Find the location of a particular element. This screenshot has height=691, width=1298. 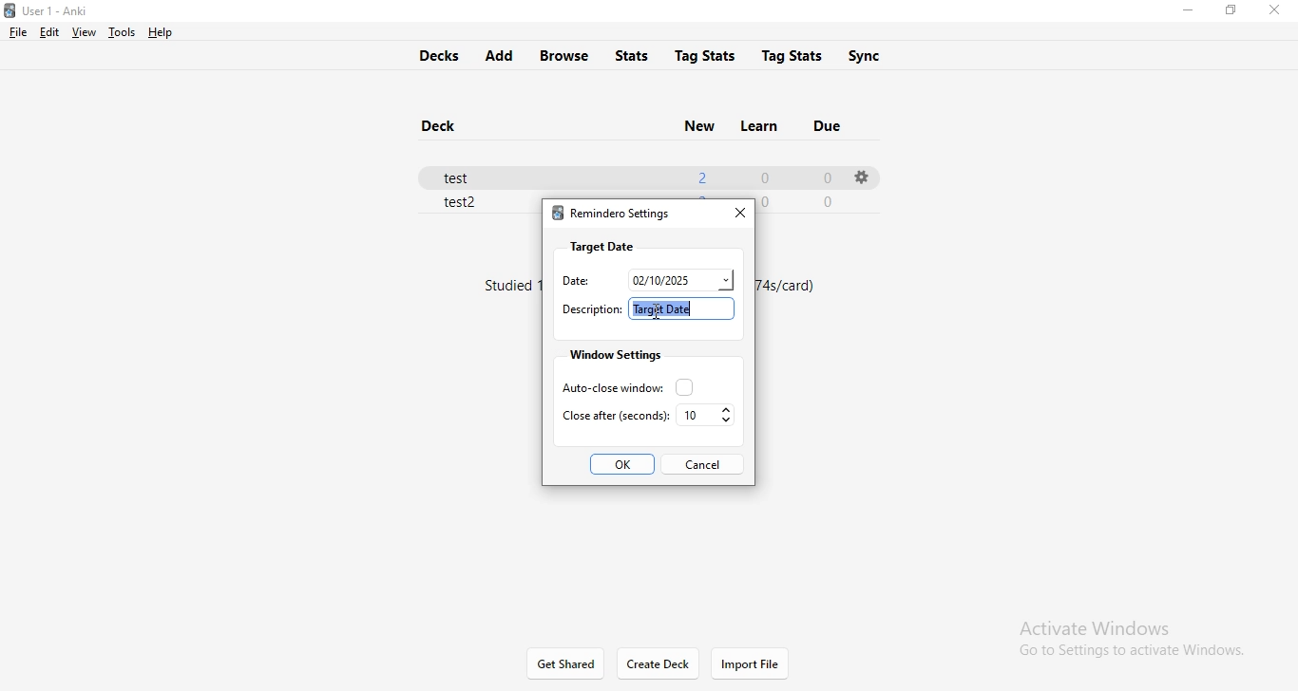

target date higlighted is located at coordinates (684, 308).